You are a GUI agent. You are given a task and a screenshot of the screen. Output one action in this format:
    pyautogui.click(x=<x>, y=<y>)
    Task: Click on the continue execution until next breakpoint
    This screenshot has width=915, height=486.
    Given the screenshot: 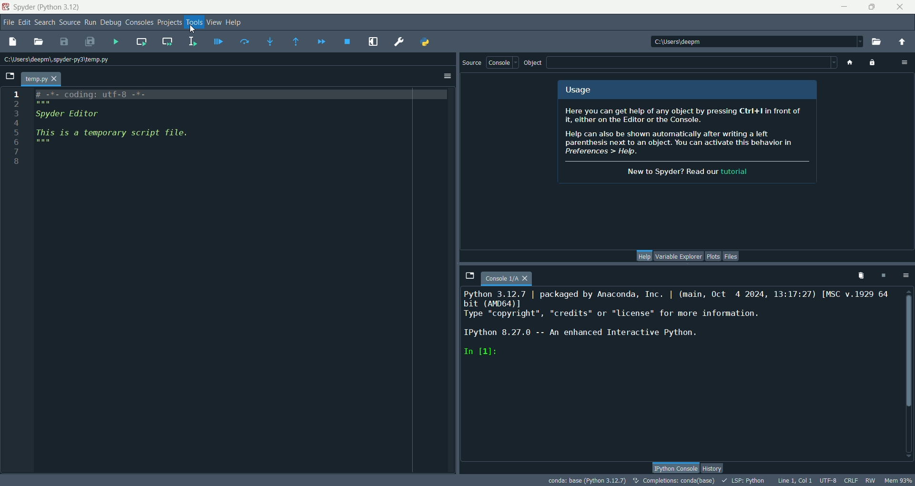 What is the action you would take?
    pyautogui.click(x=323, y=42)
    